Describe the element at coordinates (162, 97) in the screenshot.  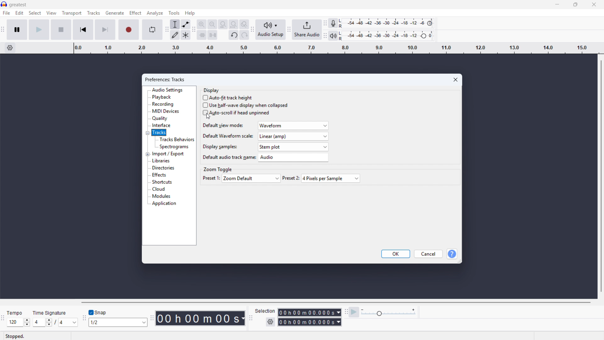
I see `Playback ` at that location.